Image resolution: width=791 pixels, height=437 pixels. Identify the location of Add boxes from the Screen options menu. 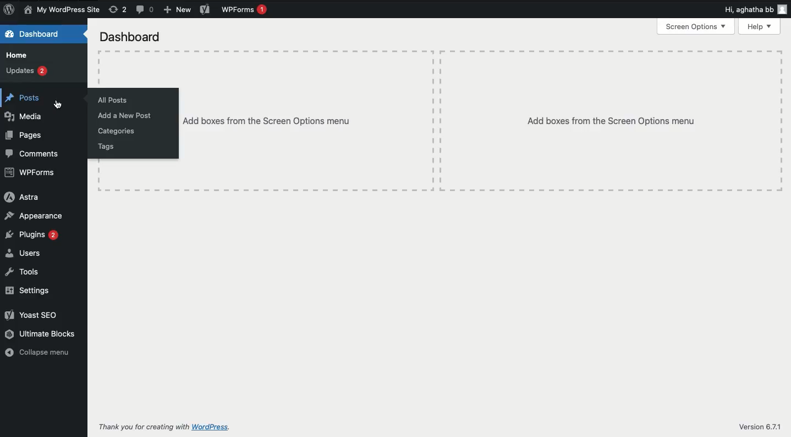
(612, 121).